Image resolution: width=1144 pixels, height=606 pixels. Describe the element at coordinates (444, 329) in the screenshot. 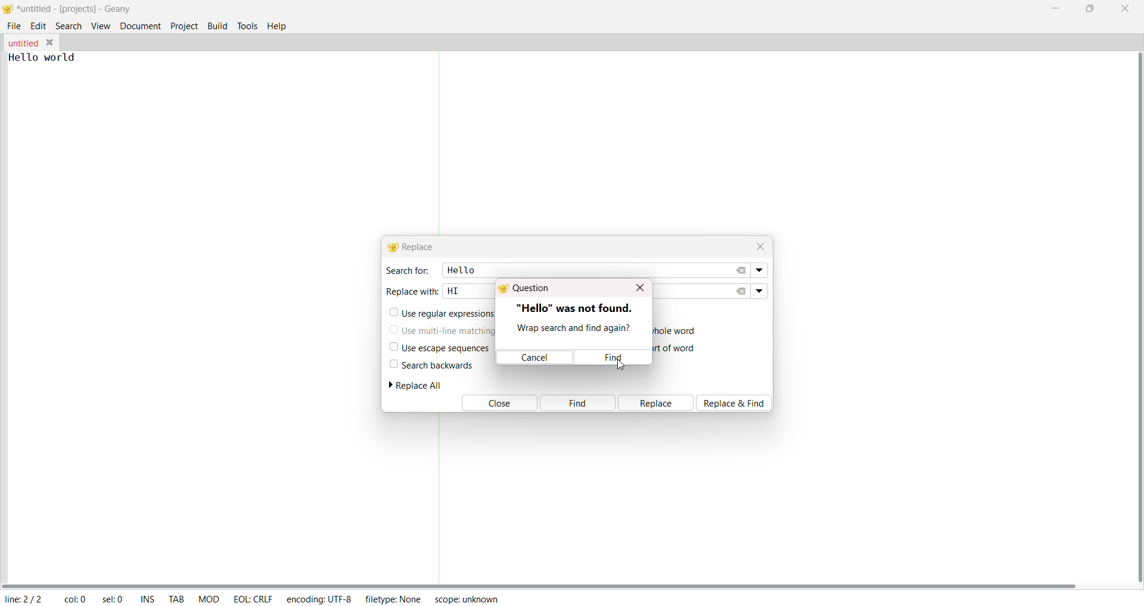

I see `use multi line matching` at that location.